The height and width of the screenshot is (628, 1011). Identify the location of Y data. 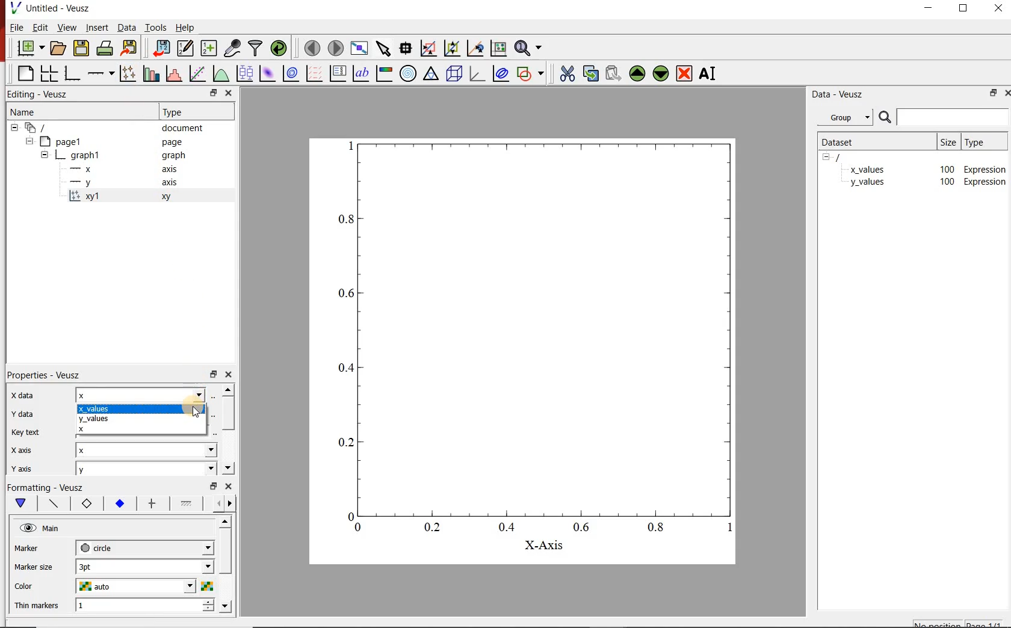
(27, 414).